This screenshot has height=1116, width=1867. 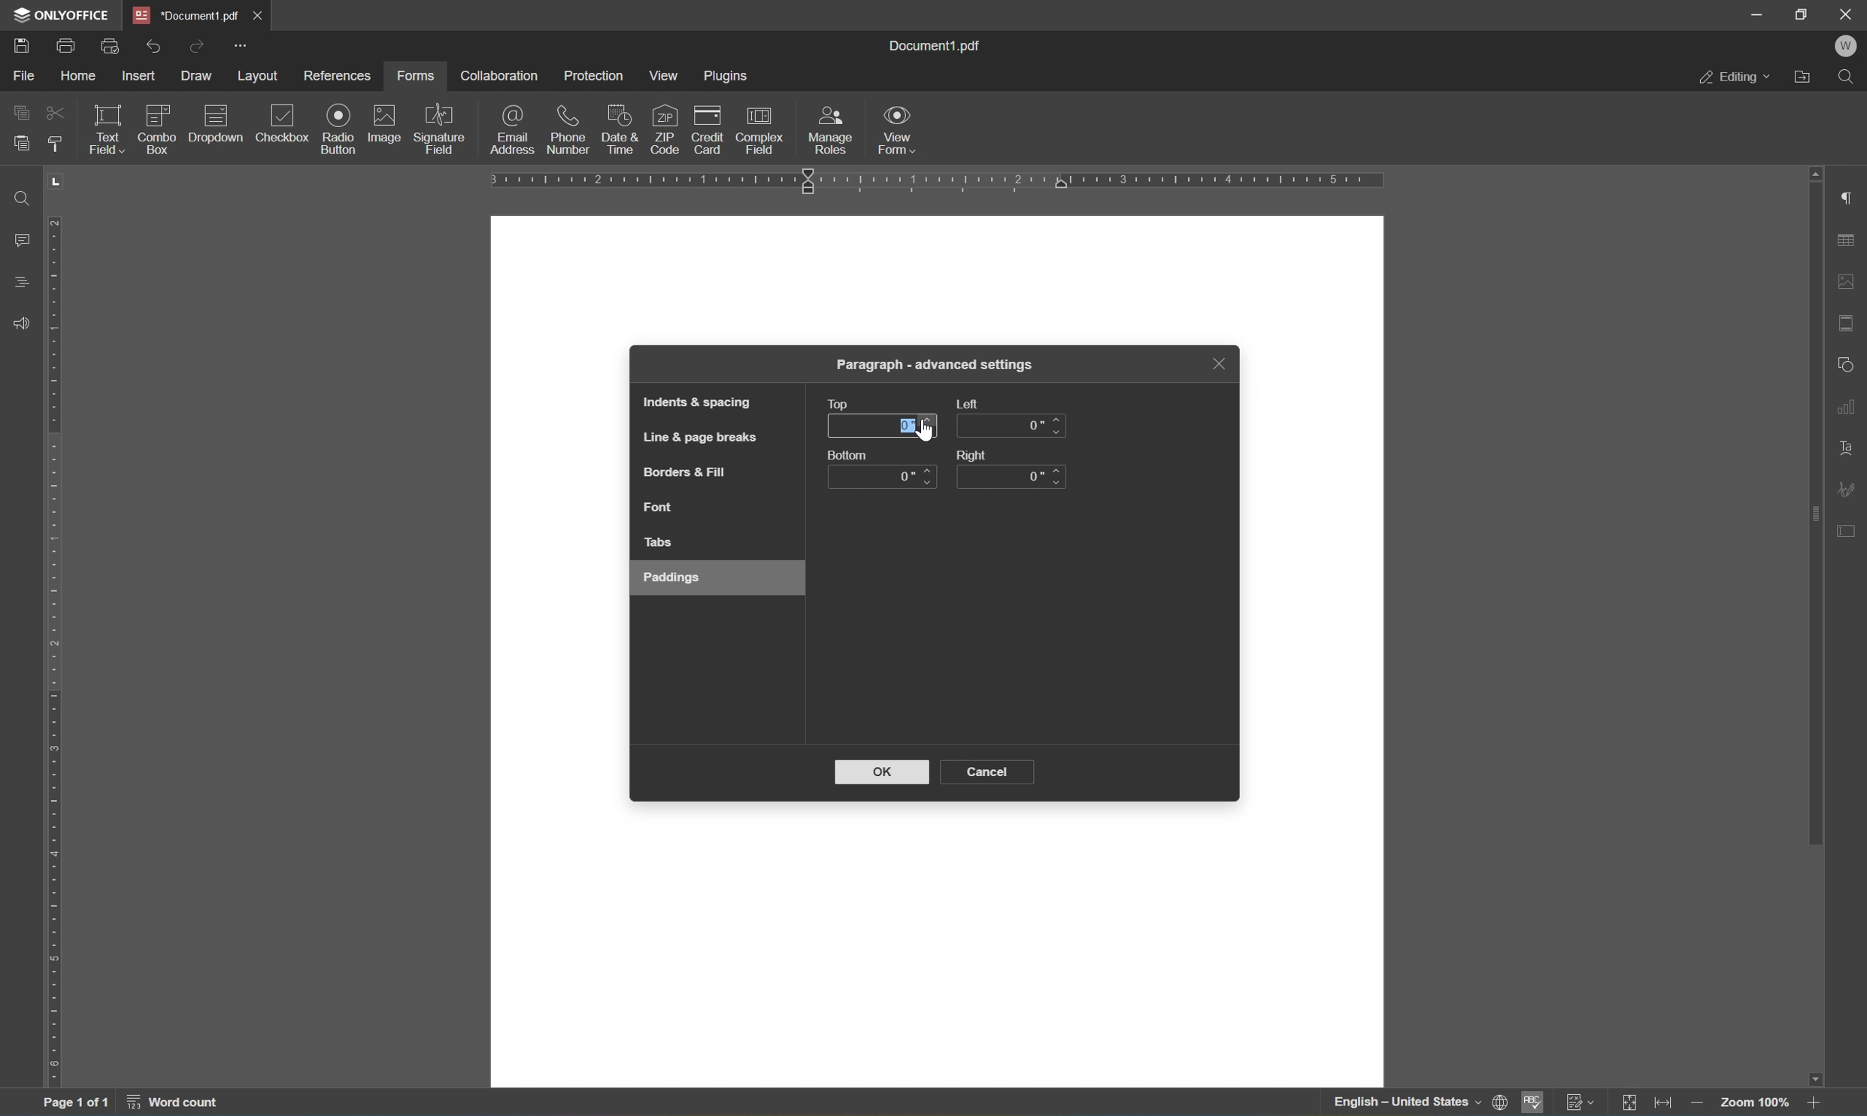 What do you see at coordinates (1816, 1102) in the screenshot?
I see `zoom in` at bounding box center [1816, 1102].